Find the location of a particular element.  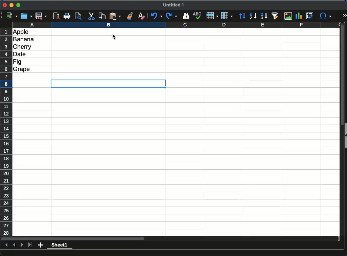

row is located at coordinates (212, 16).